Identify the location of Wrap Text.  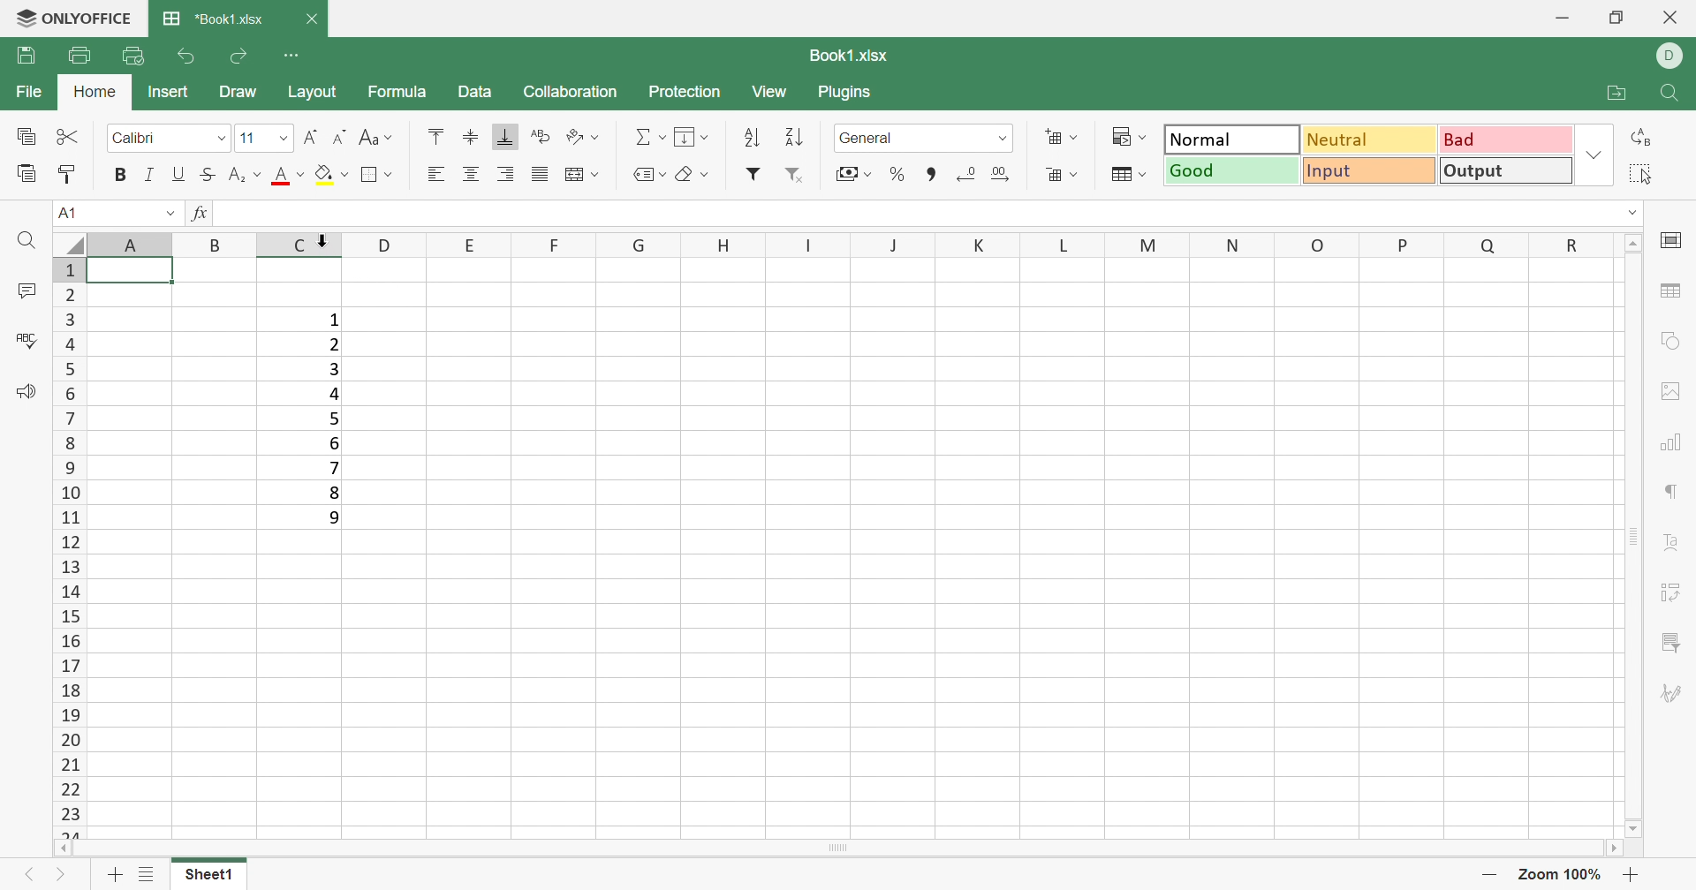
(543, 140).